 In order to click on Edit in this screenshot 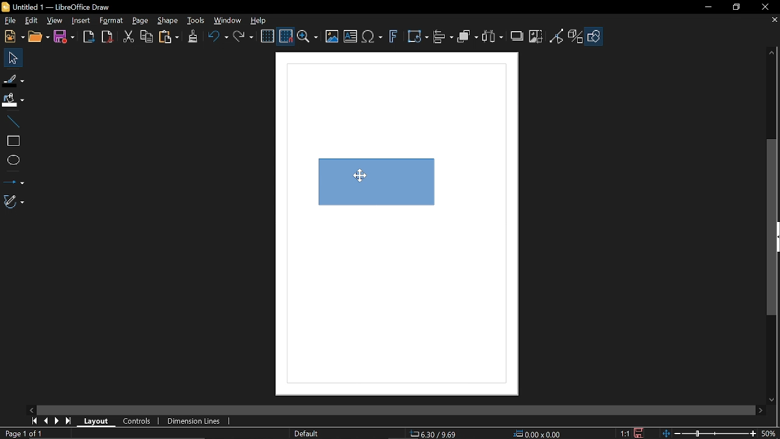, I will do `click(30, 21)`.